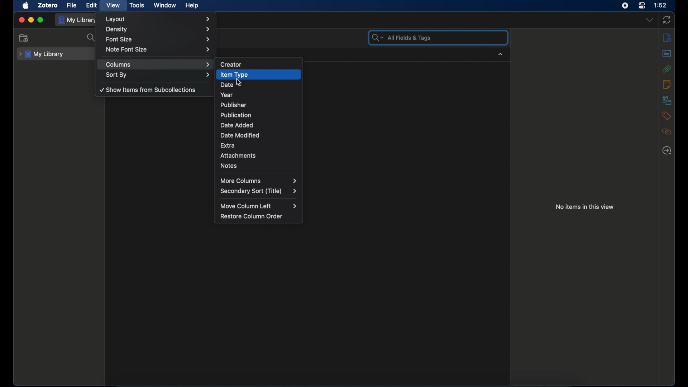  I want to click on secondary sort, so click(258, 191).